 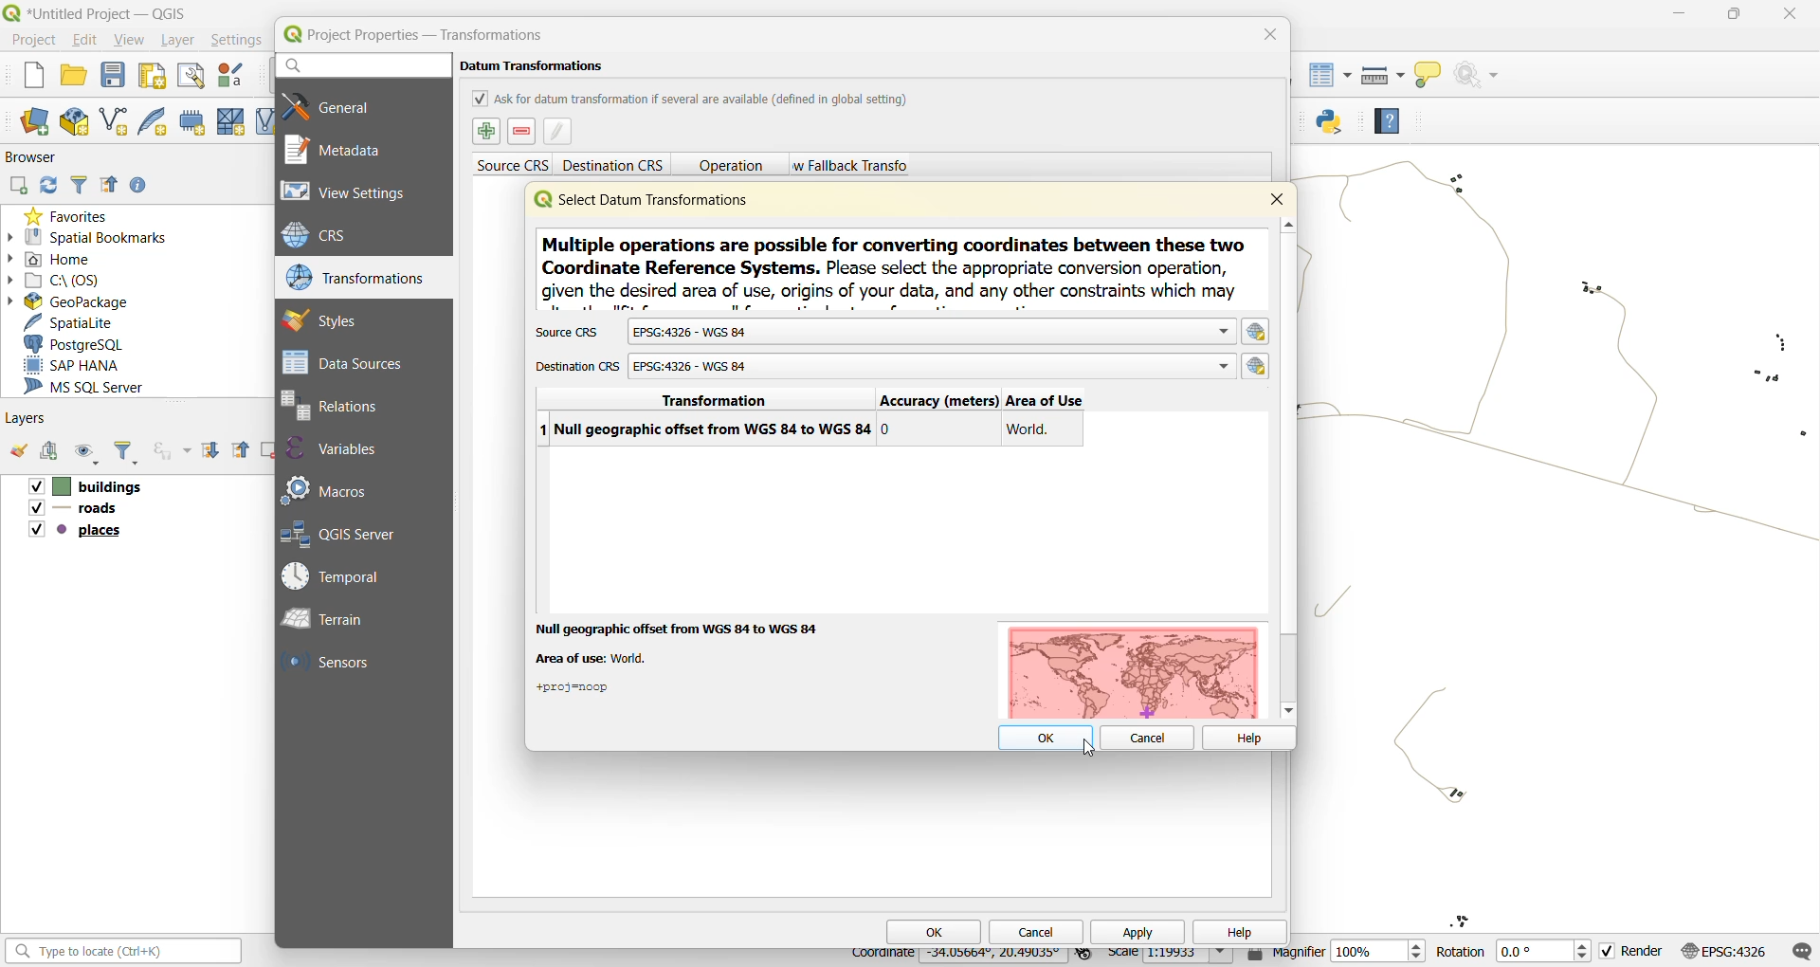 What do you see at coordinates (40, 123) in the screenshot?
I see `new data source manager` at bounding box center [40, 123].